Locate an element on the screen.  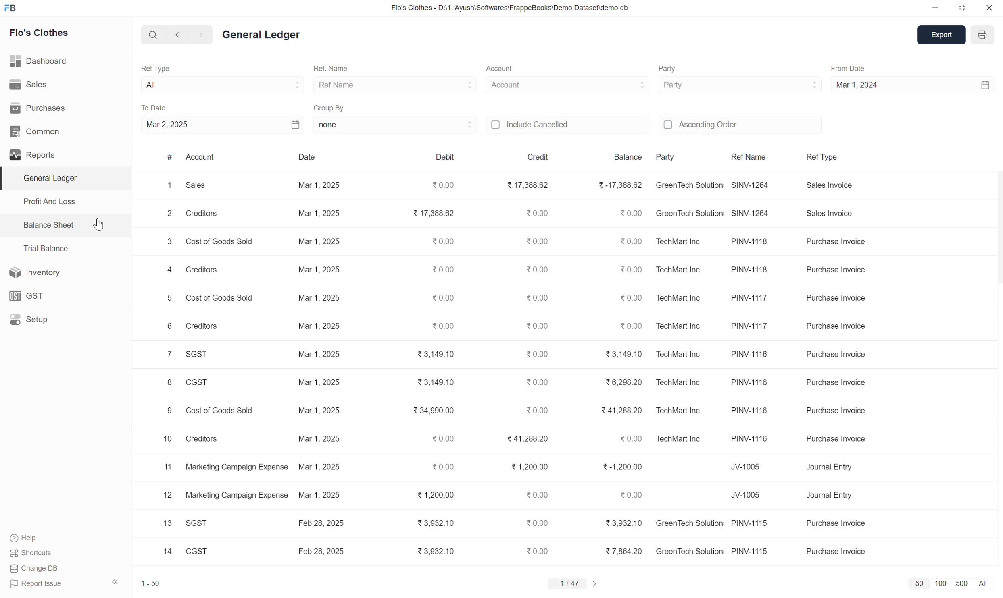
Purchase invoice is located at coordinates (838, 269).